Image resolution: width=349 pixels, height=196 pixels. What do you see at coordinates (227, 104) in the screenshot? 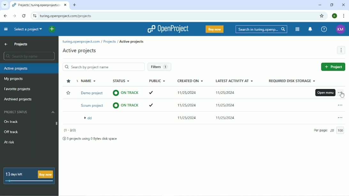
I see `11/25/2024` at bounding box center [227, 104].